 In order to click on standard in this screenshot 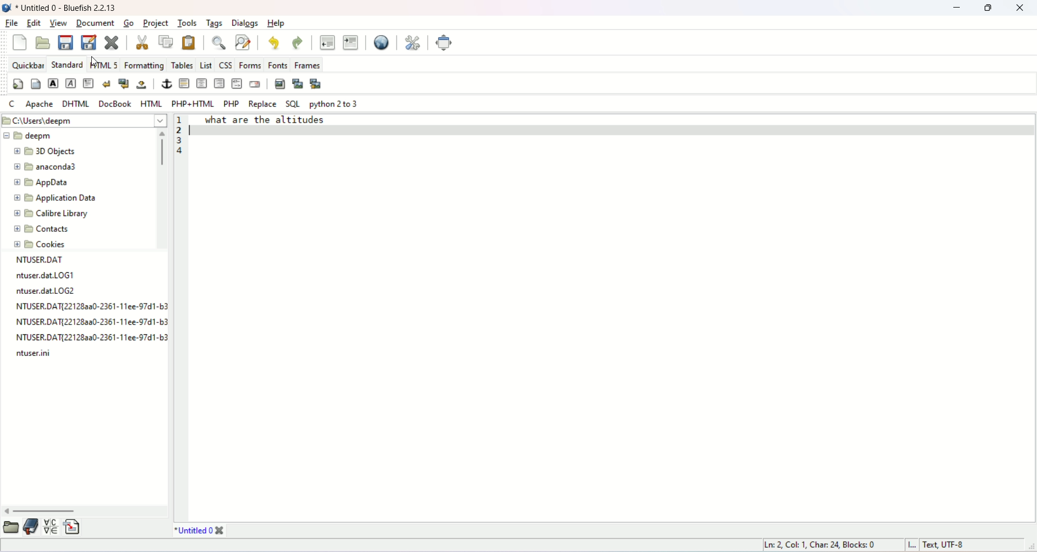, I will do `click(65, 64)`.